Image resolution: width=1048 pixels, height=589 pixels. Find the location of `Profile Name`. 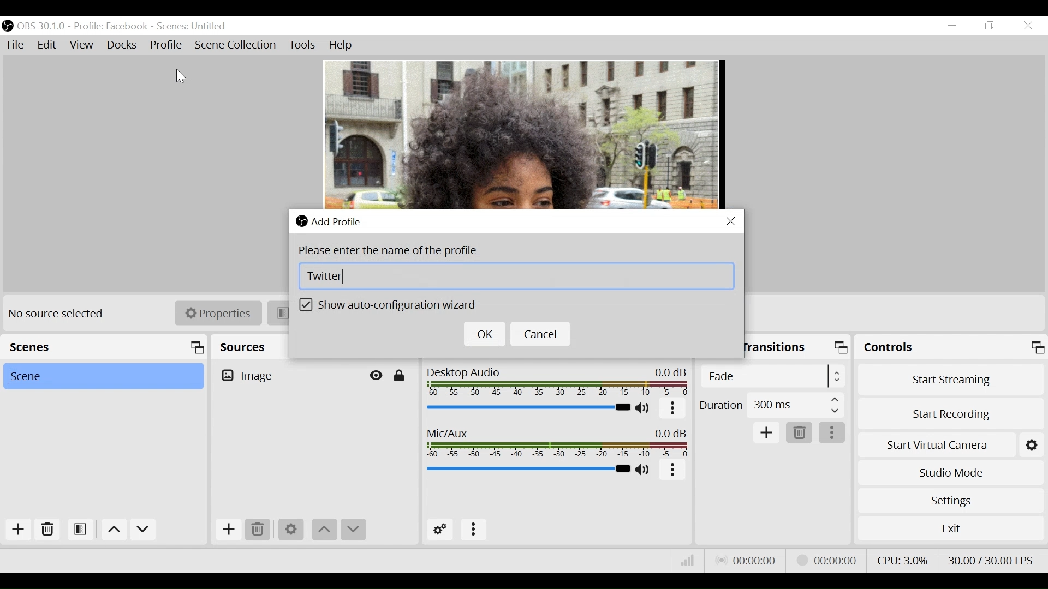

Profile Name is located at coordinates (110, 27).